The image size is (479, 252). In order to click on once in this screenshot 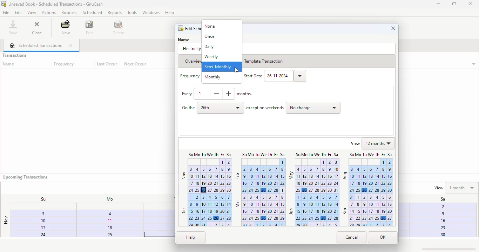, I will do `click(210, 36)`.